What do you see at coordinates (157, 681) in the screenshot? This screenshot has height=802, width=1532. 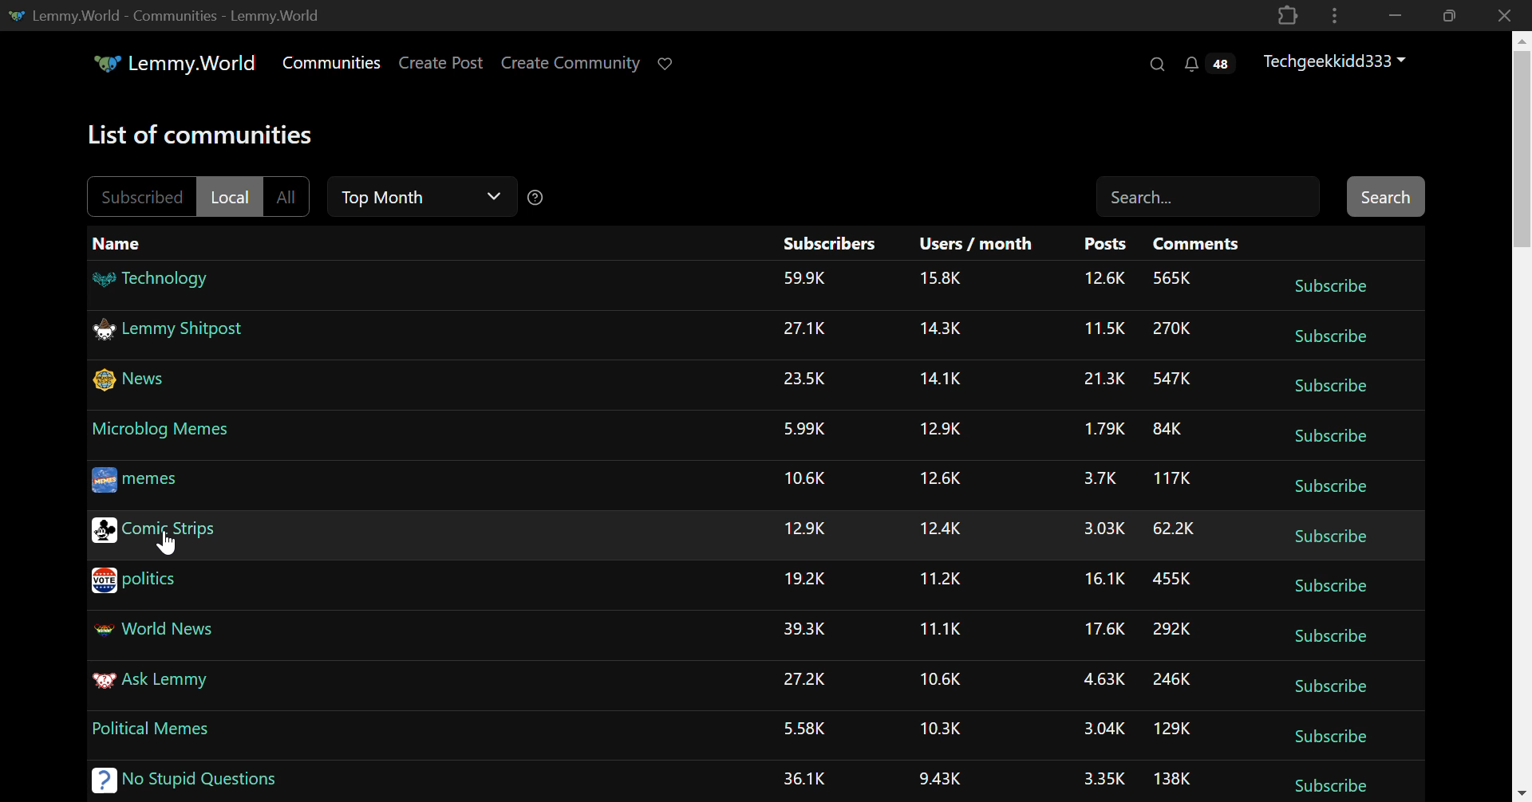 I see `Ask Lemmy` at bounding box center [157, 681].